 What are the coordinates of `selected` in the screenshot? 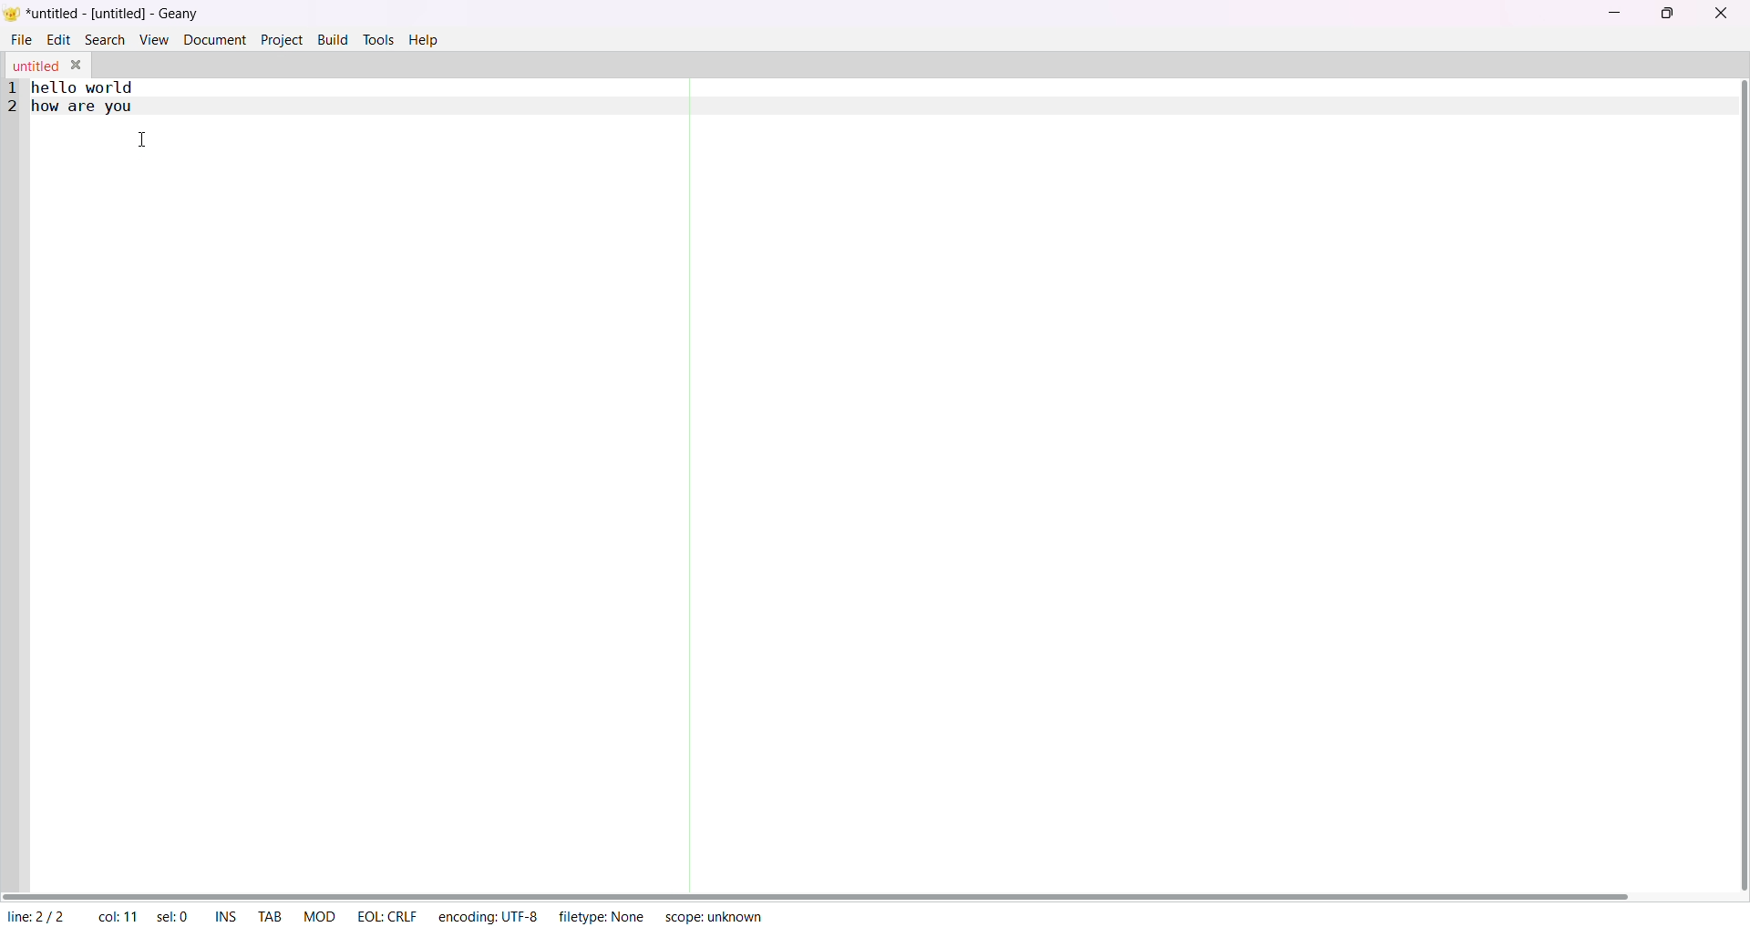 It's located at (171, 915).